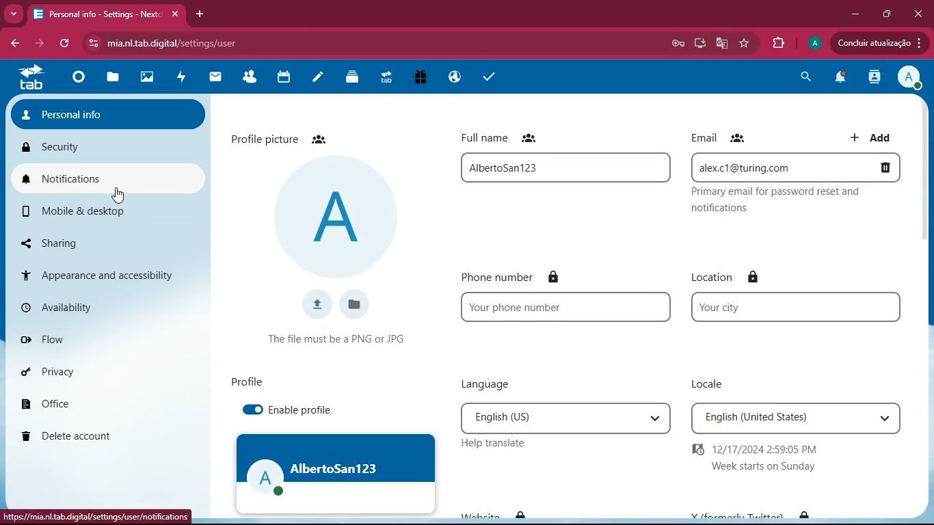 The height and width of the screenshot is (525, 934). I want to click on The file must be a PNG or JPG, so click(336, 339).